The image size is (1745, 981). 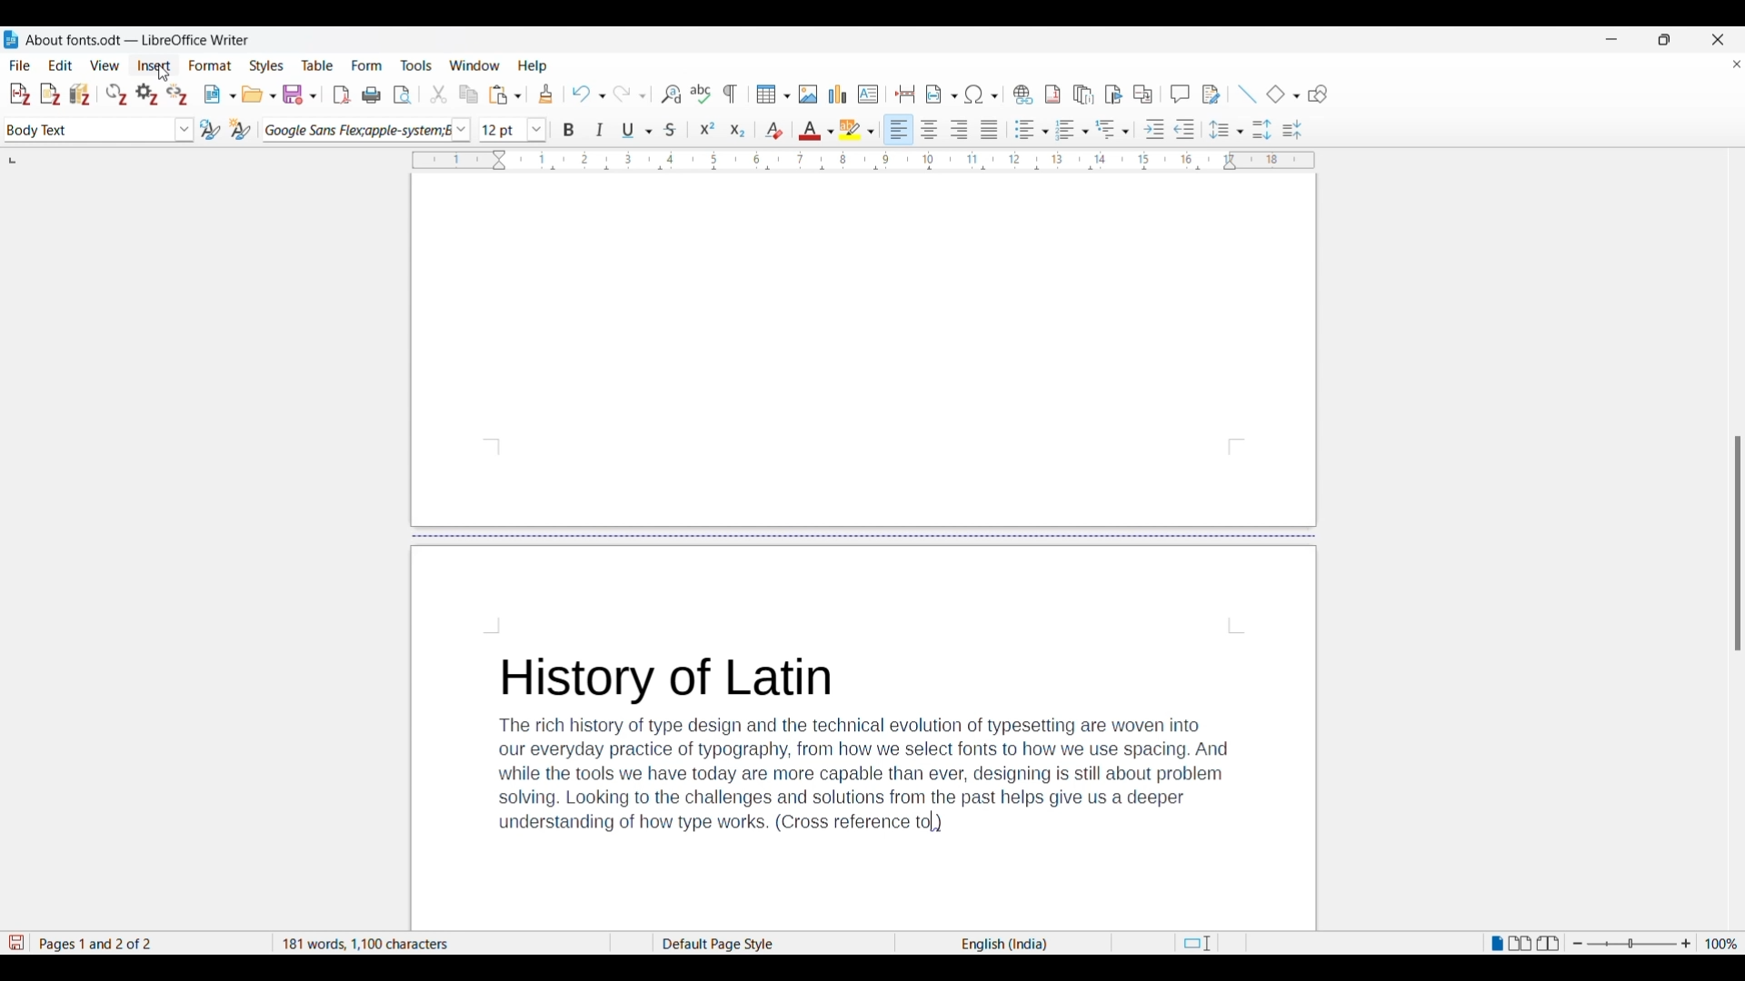 I want to click on Minimize, so click(x=1611, y=39).